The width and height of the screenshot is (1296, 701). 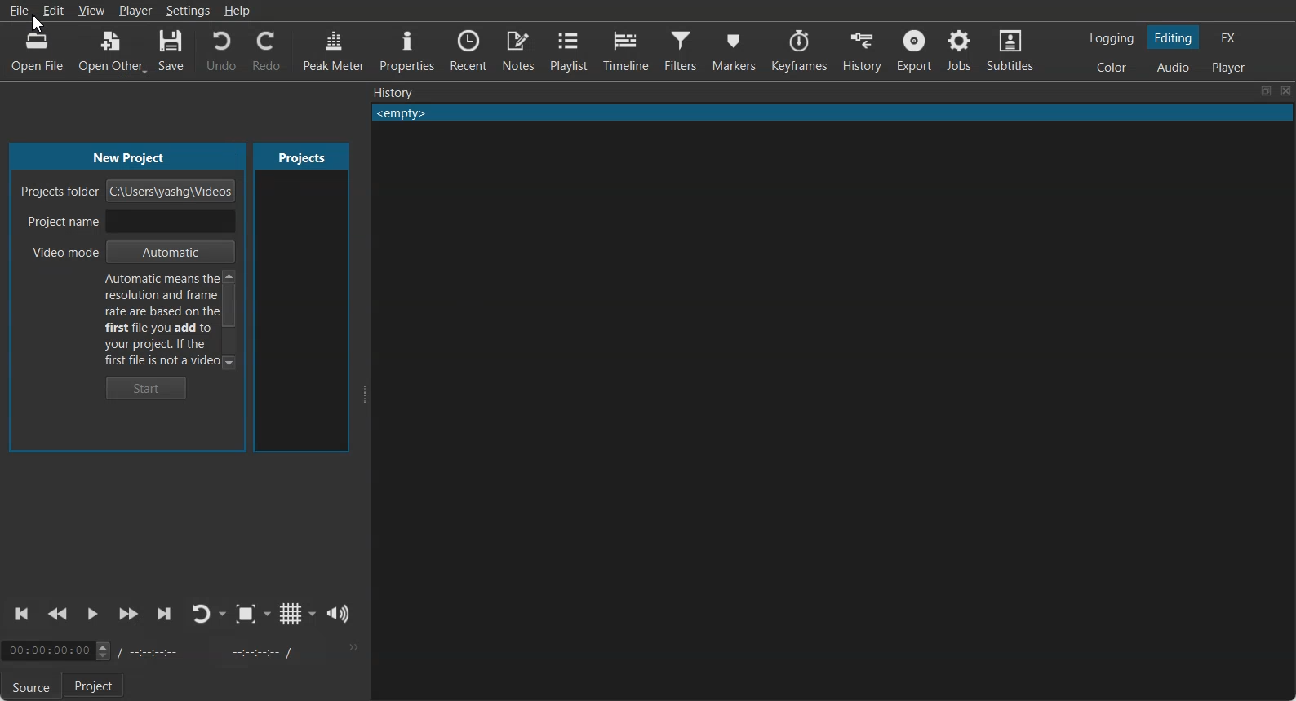 What do you see at coordinates (470, 49) in the screenshot?
I see `Recent` at bounding box center [470, 49].